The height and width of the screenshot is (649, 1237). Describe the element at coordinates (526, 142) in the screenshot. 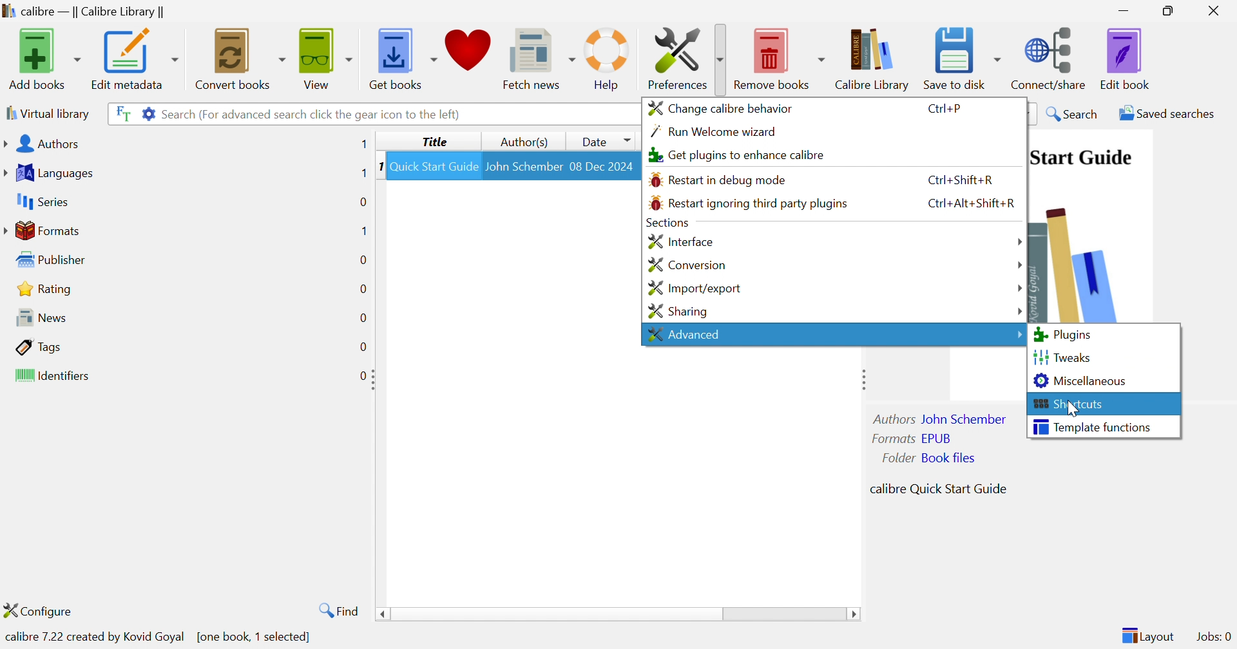

I see `Author(s)` at that location.